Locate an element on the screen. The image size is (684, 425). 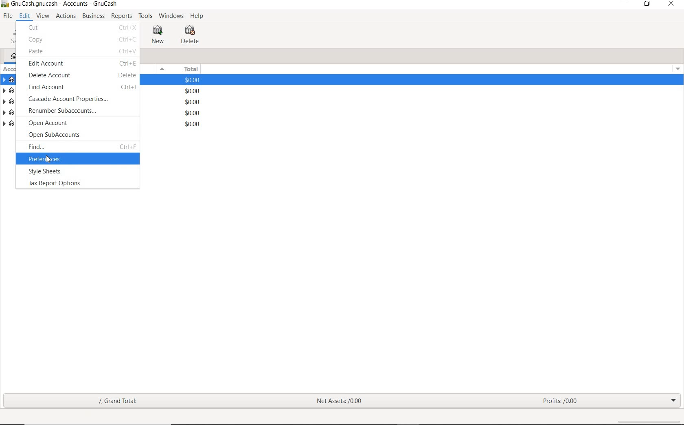
 is located at coordinates (128, 51).